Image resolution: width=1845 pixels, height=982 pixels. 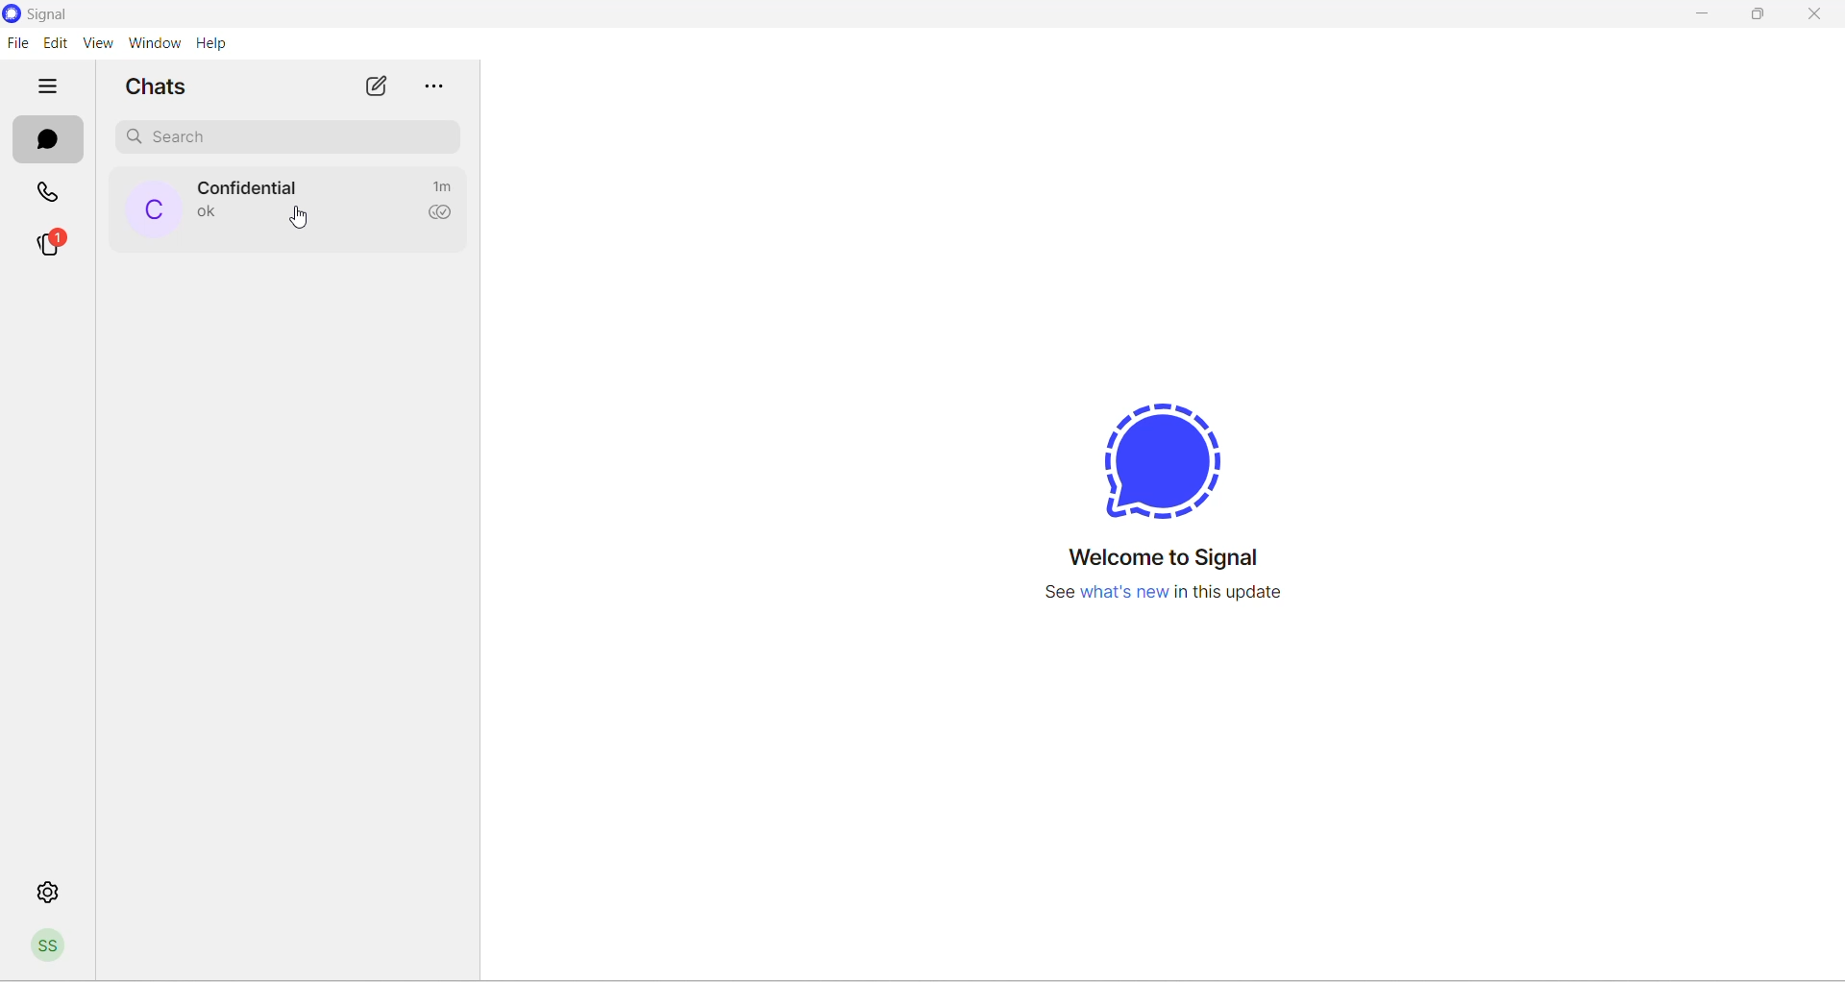 I want to click on window, so click(x=157, y=43).